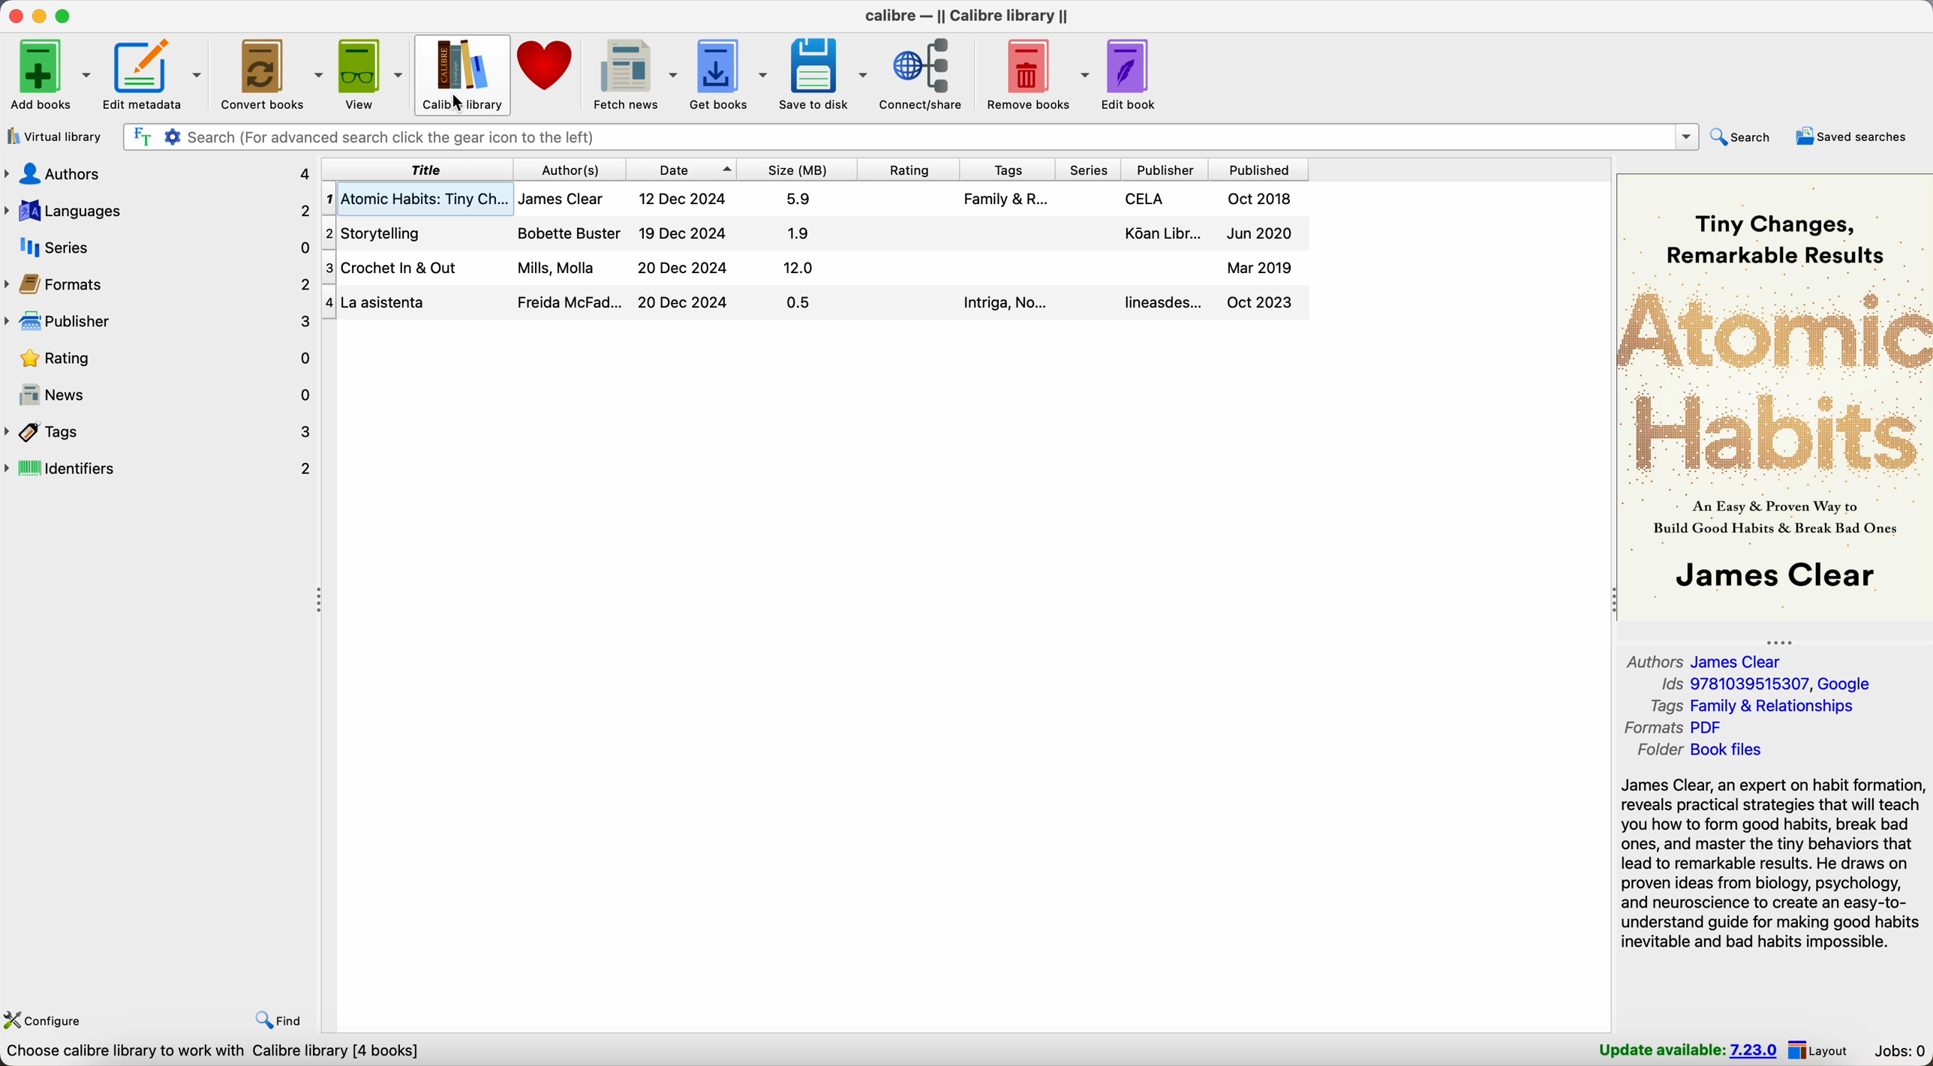 Image resolution: width=1933 pixels, height=1066 pixels. Describe the element at coordinates (816, 305) in the screenshot. I see `La Asistenta book` at that location.